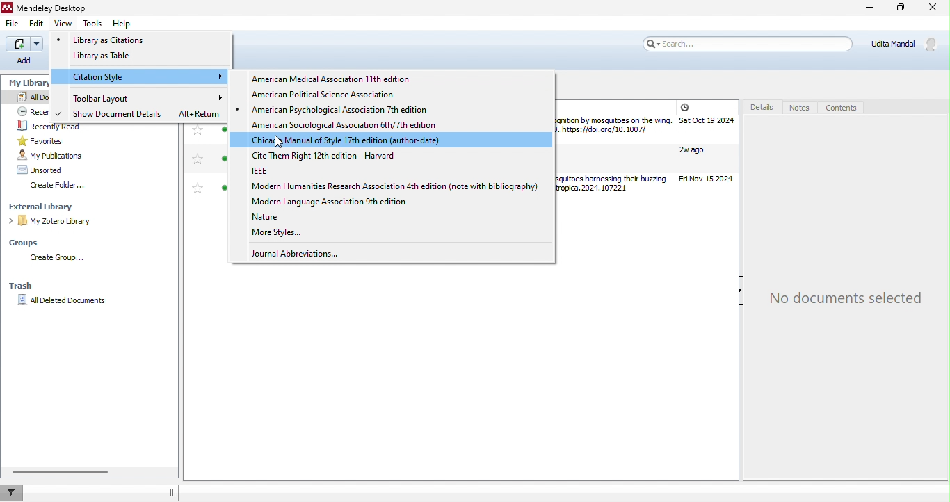  I want to click on contents, so click(843, 108).